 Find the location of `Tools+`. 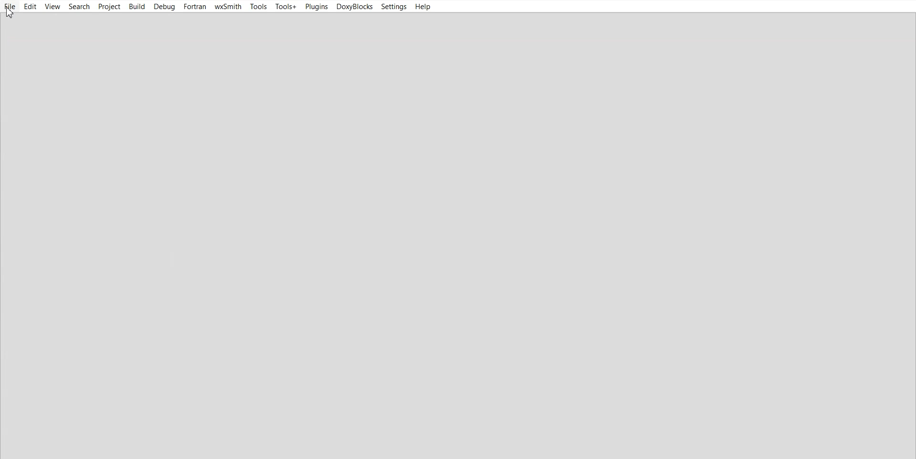

Tools+ is located at coordinates (286, 7).